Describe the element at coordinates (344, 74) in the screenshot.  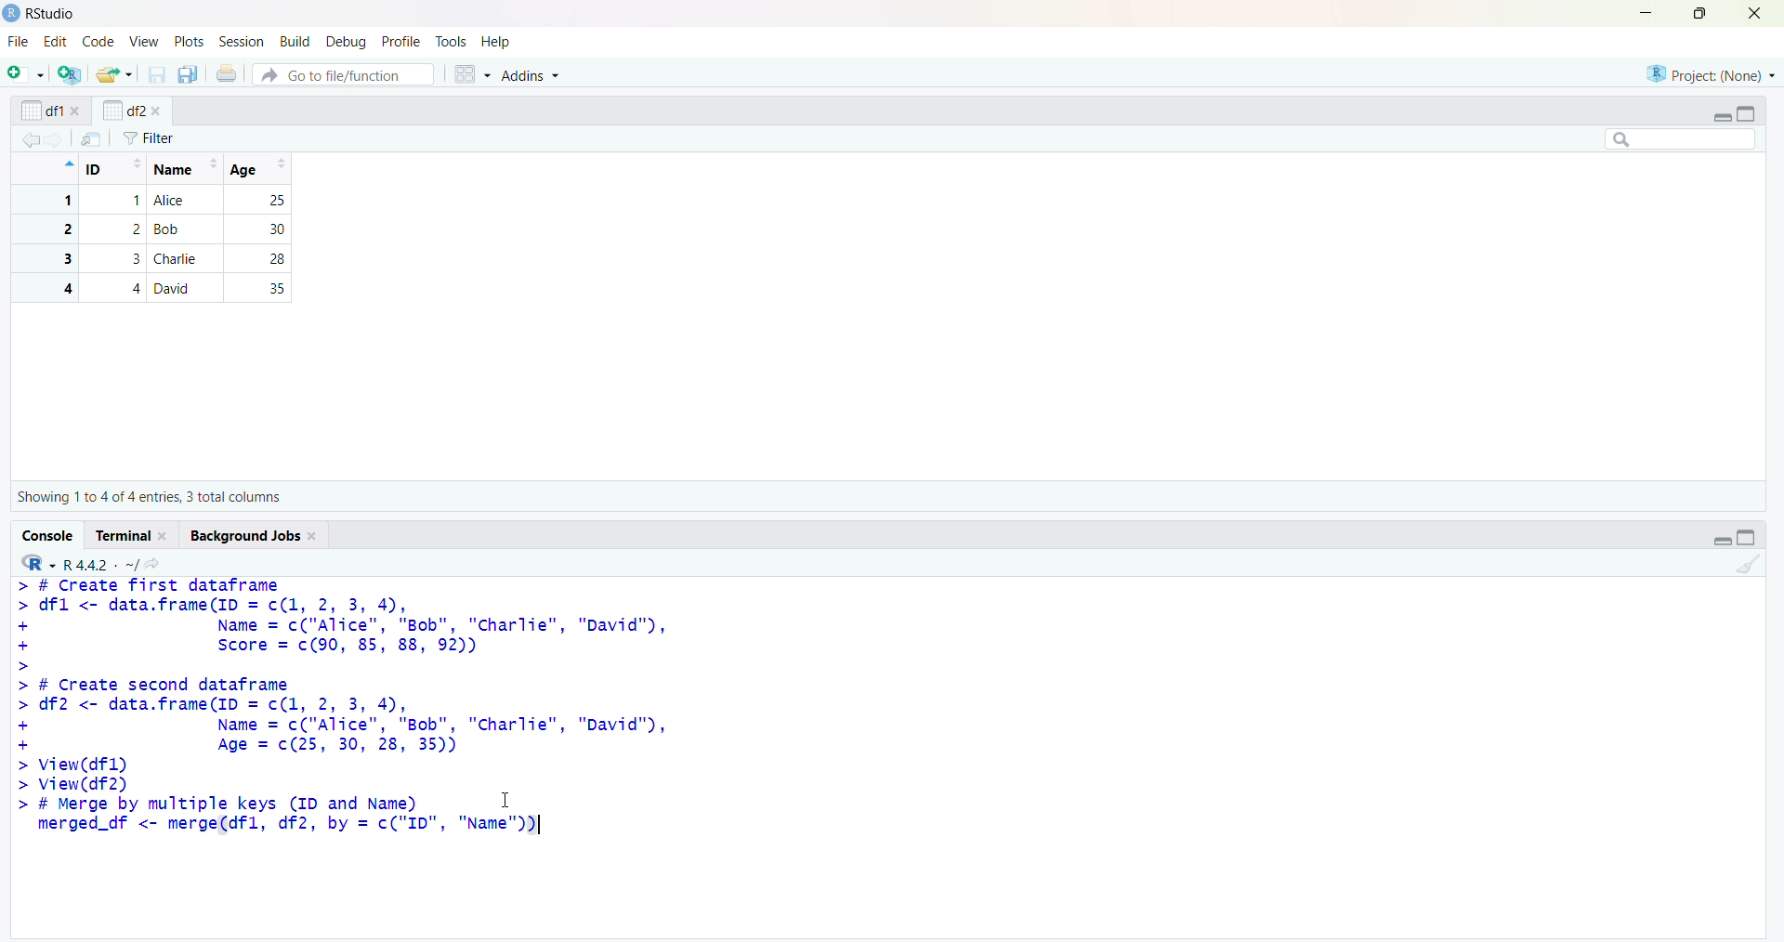
I see `Go to file/function` at that location.